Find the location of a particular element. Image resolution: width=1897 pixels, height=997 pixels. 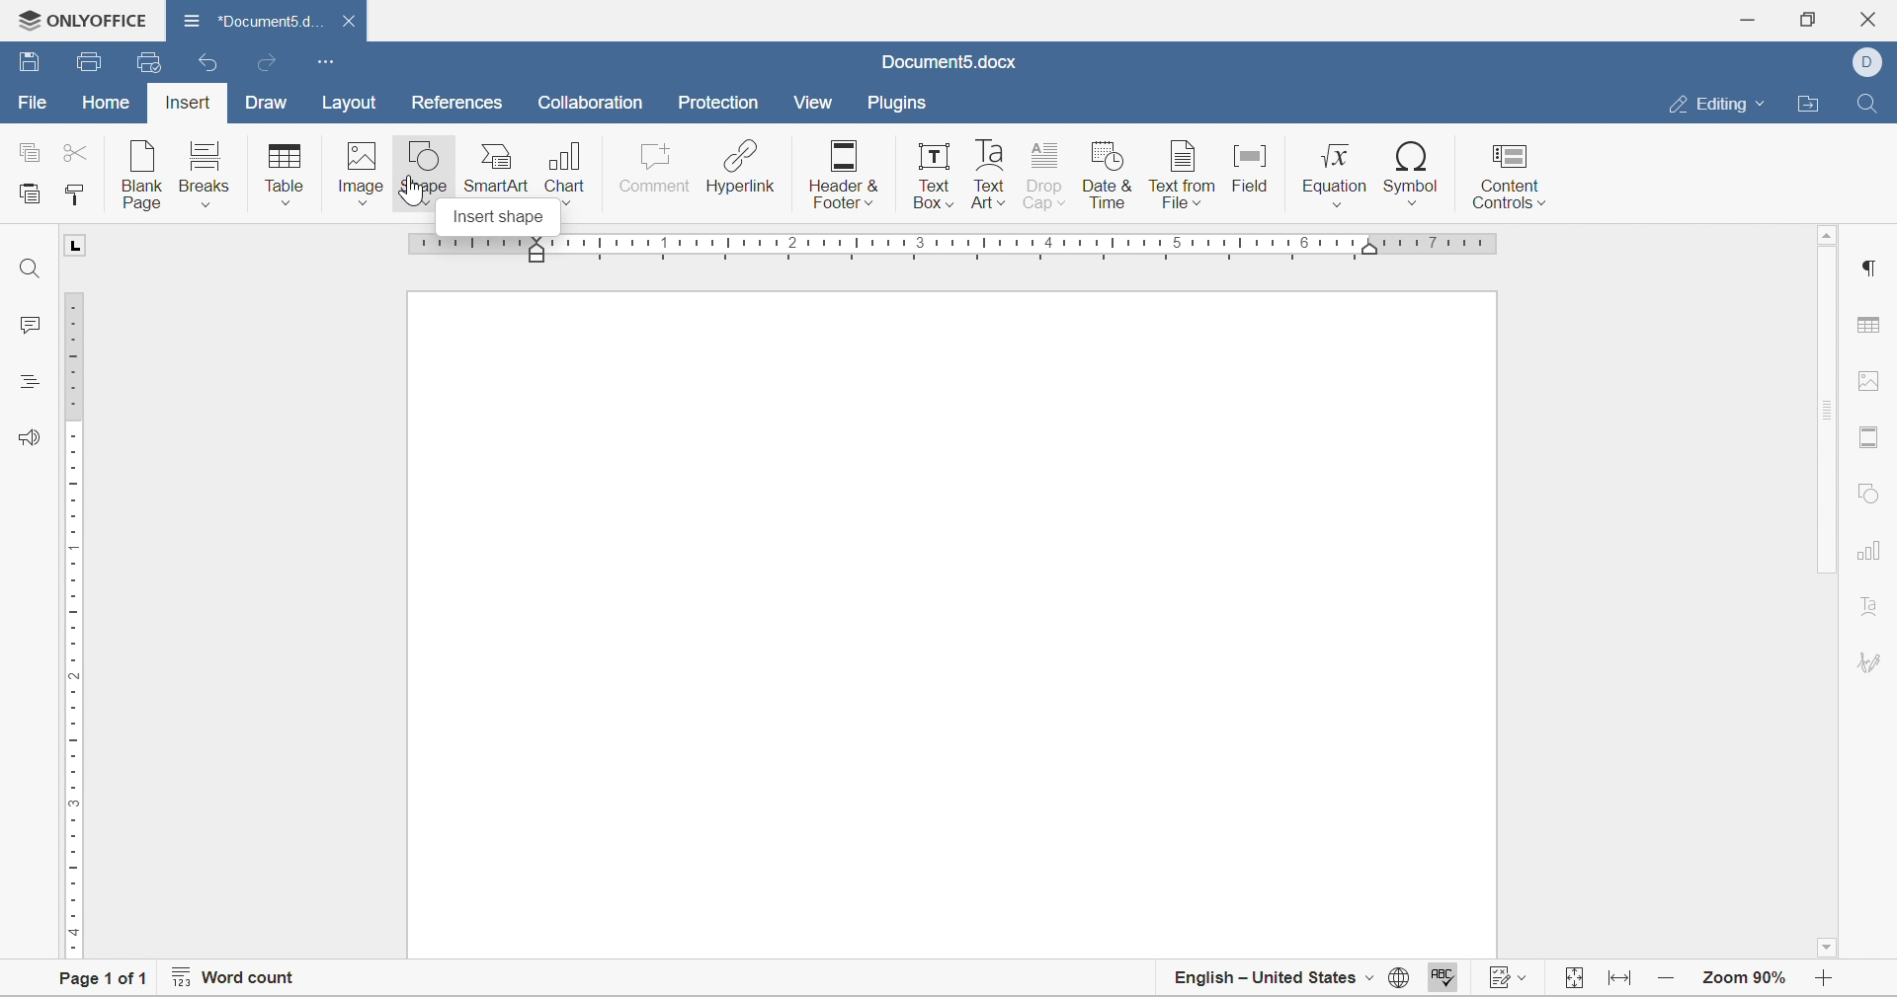

paste is located at coordinates (29, 193).